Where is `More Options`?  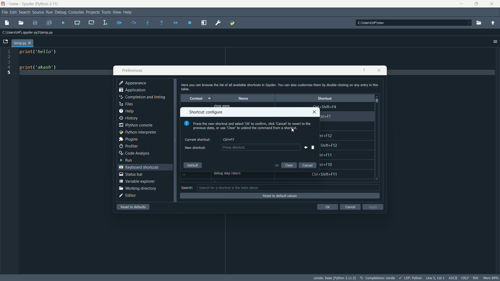
More Options is located at coordinates (466, 23).